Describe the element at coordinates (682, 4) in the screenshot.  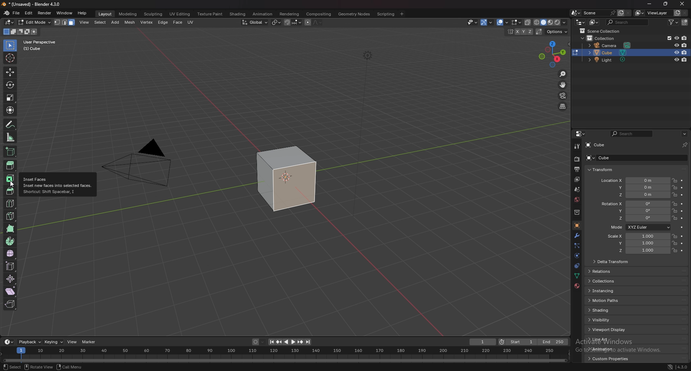
I see `close` at that location.